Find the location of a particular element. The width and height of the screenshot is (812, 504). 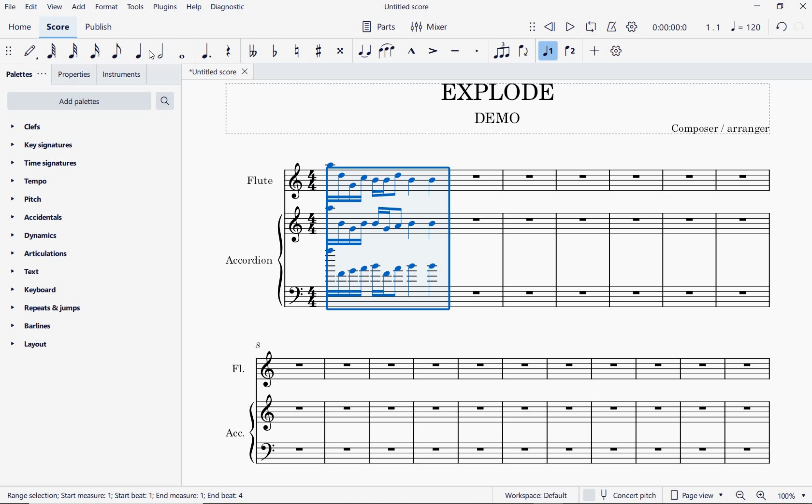

barlines is located at coordinates (33, 326).